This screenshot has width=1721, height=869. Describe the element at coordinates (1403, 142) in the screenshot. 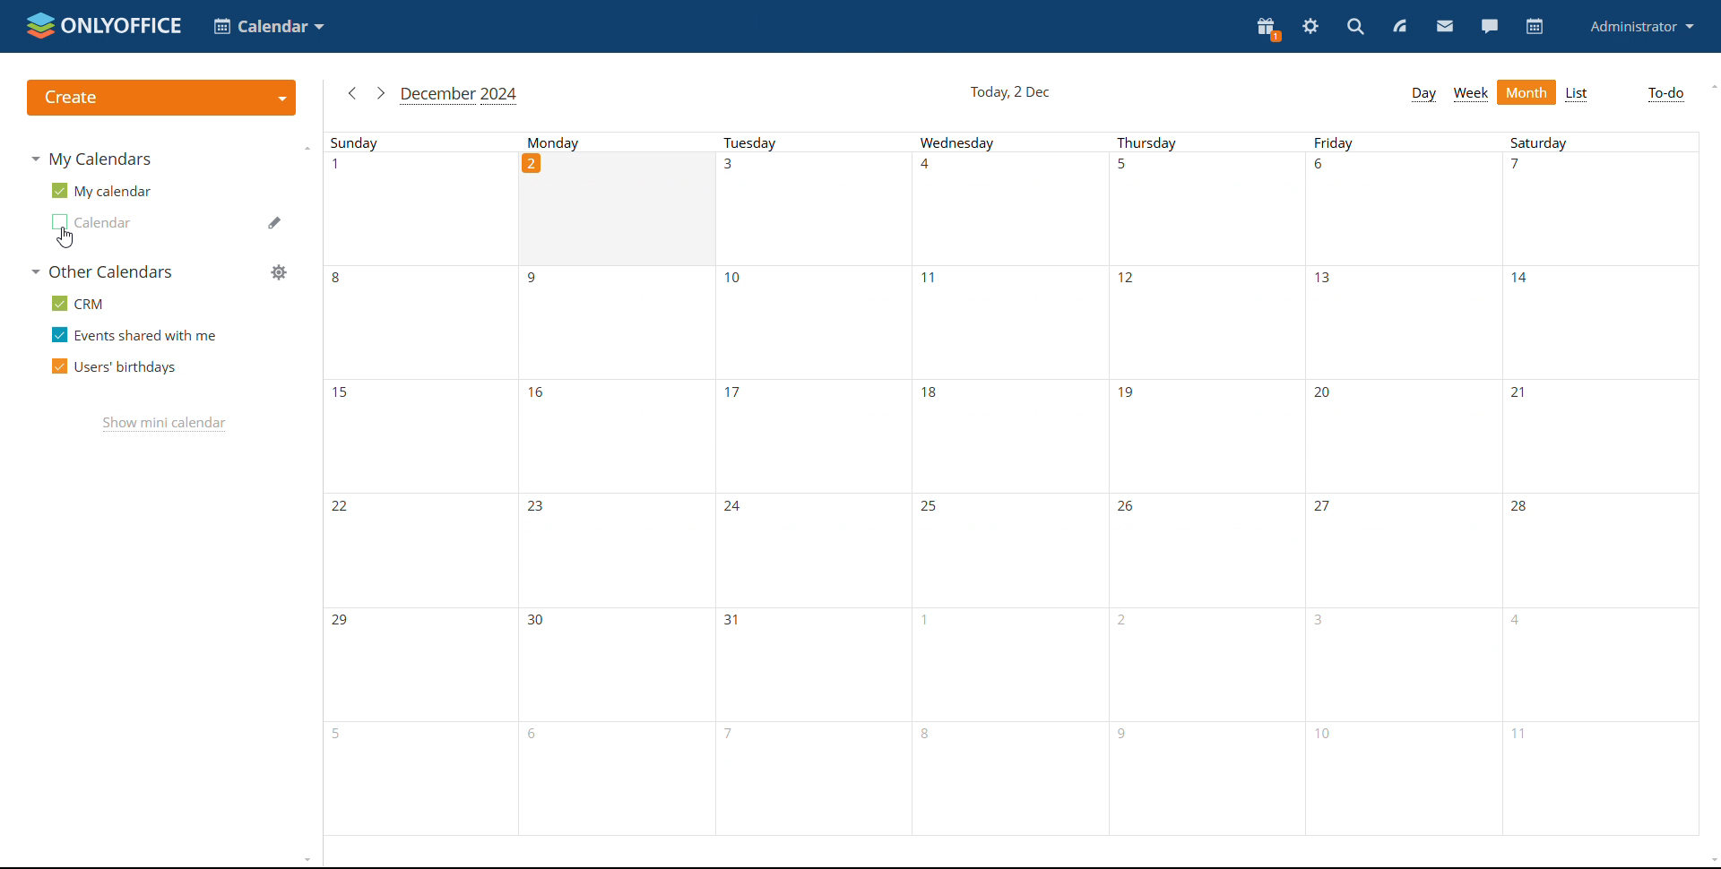

I see `friday` at that location.